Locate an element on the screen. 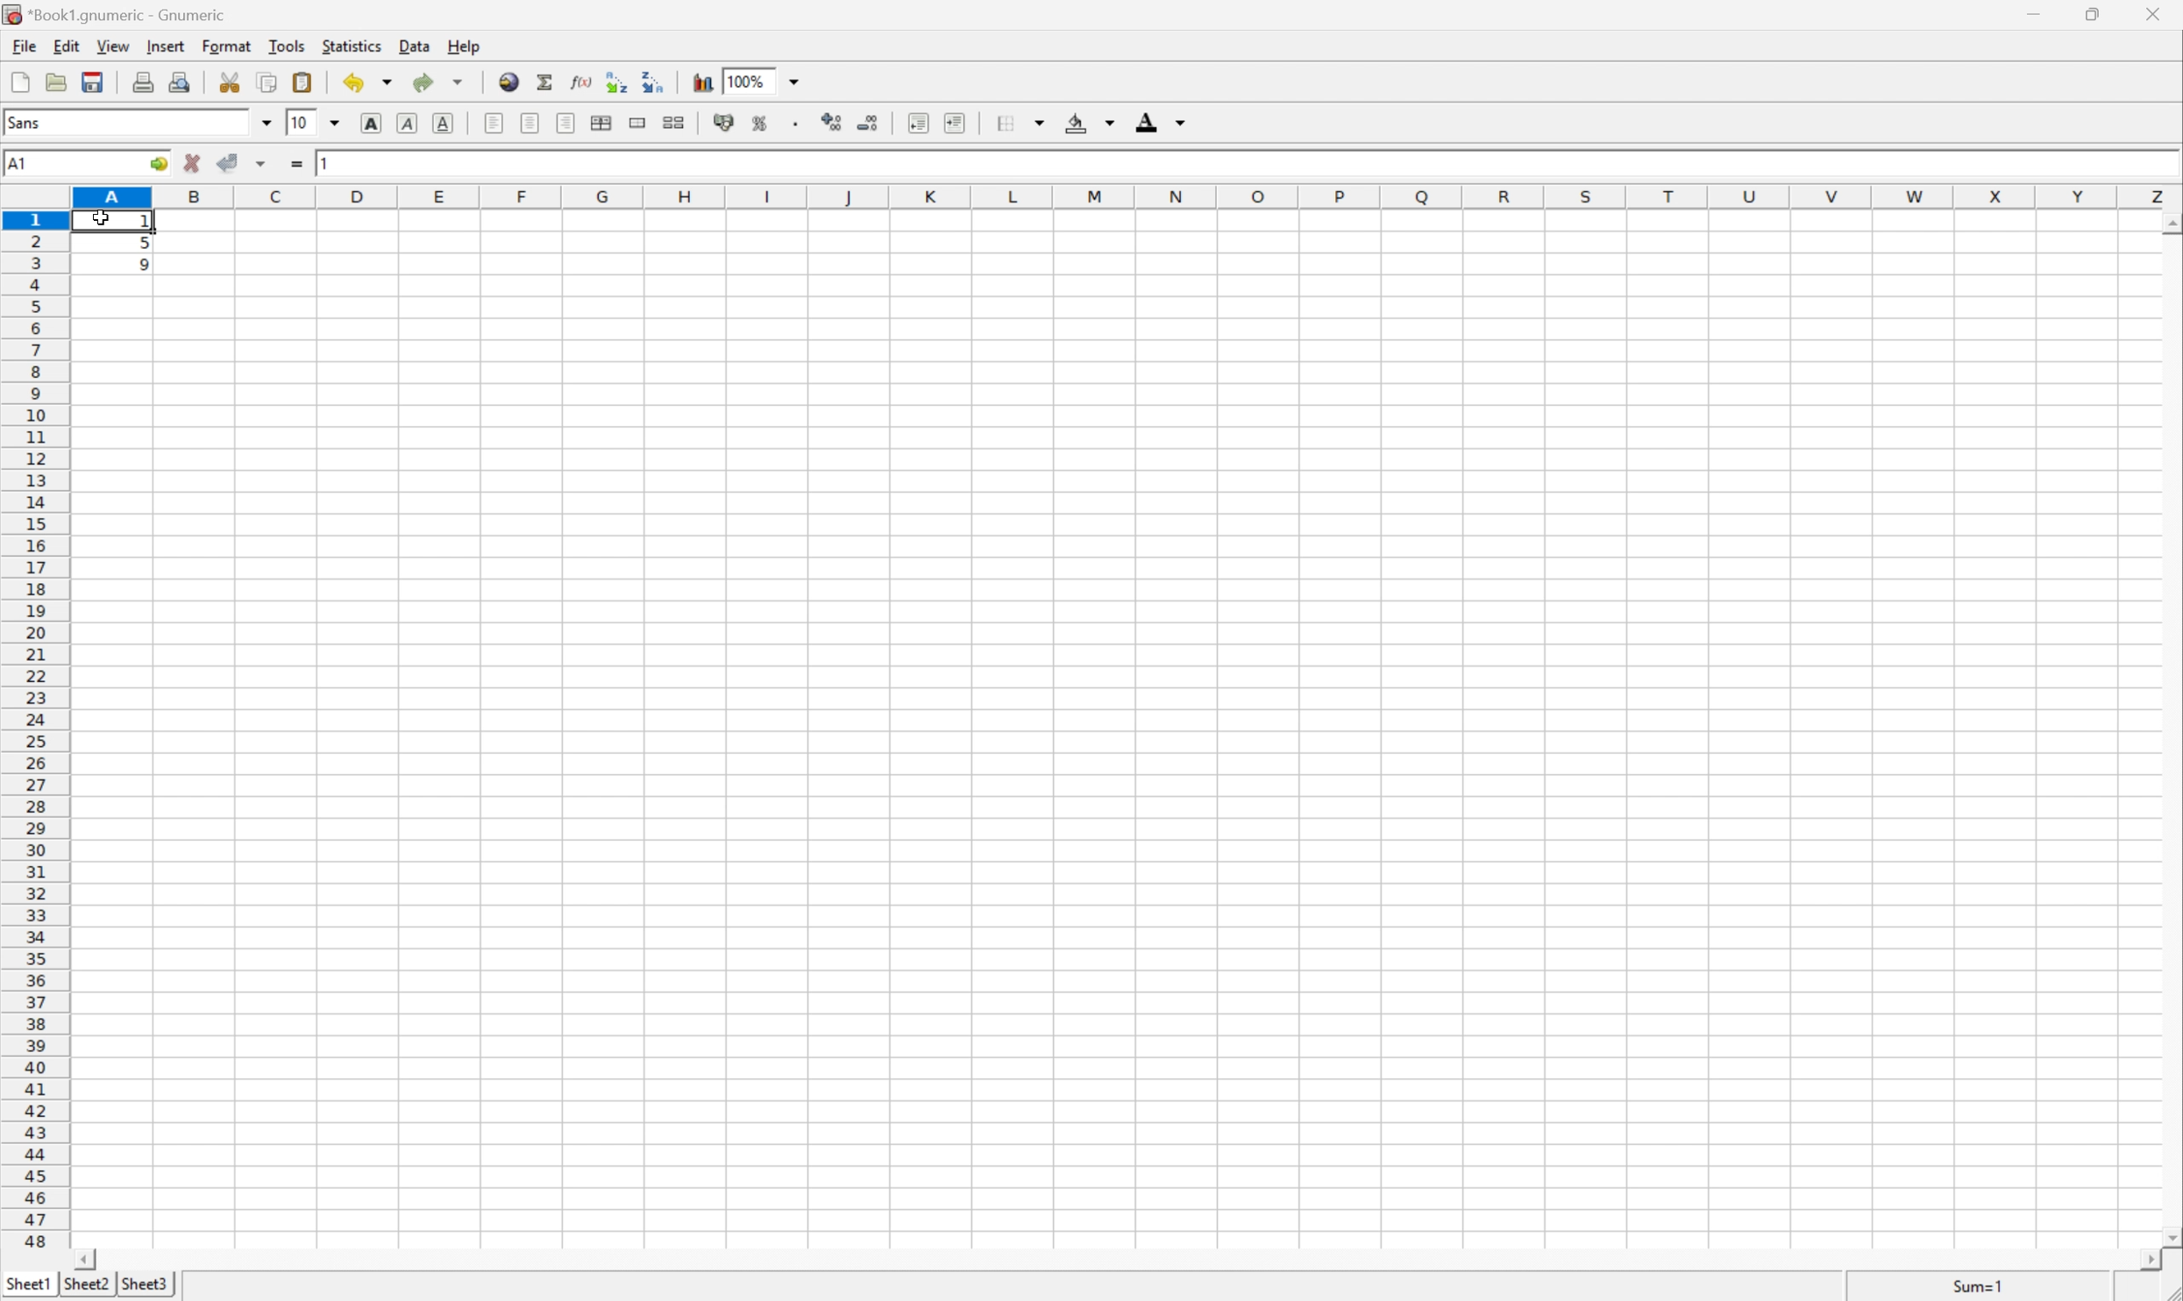  view is located at coordinates (115, 46).